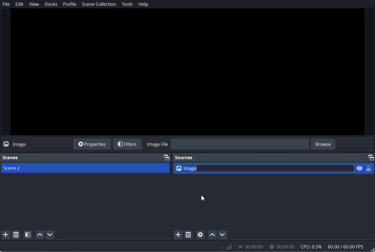  What do you see at coordinates (203, 198) in the screenshot?
I see `Cursor` at bounding box center [203, 198].